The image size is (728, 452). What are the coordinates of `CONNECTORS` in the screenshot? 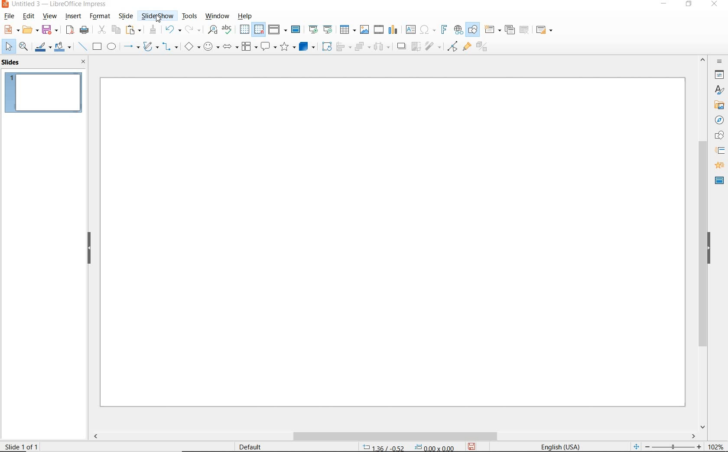 It's located at (170, 46).